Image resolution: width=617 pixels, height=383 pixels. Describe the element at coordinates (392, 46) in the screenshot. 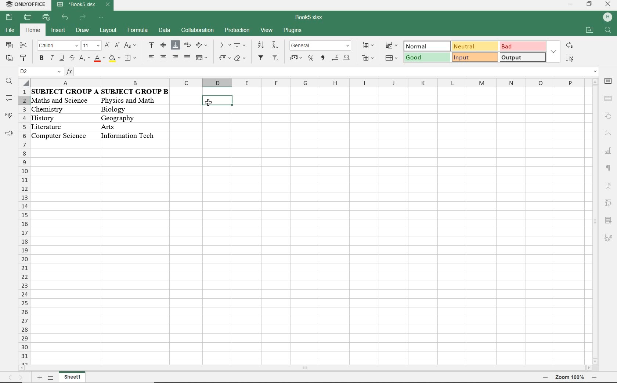

I see `conditional formatting` at that location.